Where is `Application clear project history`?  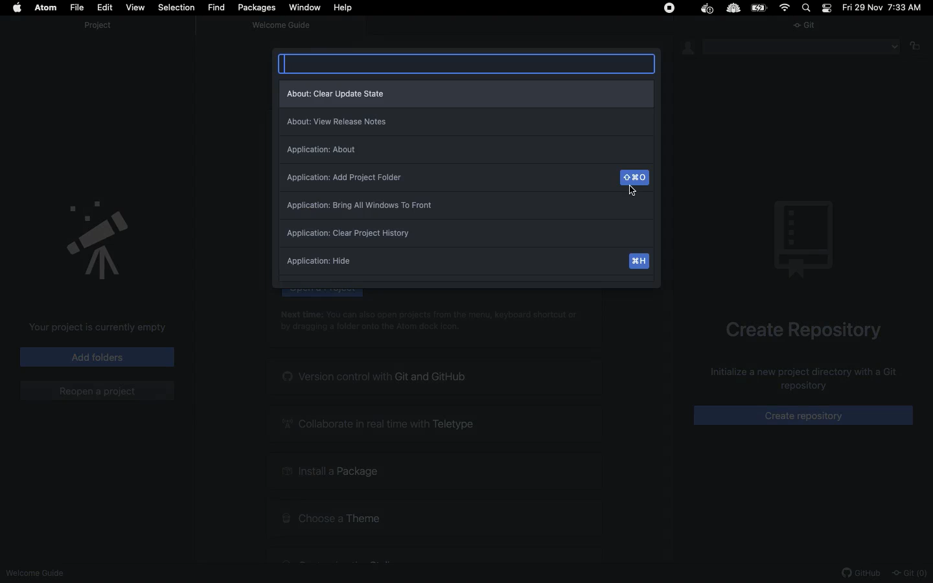
Application clear project history is located at coordinates (466, 236).